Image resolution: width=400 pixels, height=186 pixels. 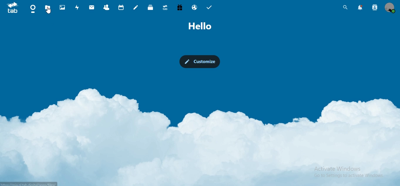 What do you see at coordinates (200, 24) in the screenshot?
I see `text` at bounding box center [200, 24].